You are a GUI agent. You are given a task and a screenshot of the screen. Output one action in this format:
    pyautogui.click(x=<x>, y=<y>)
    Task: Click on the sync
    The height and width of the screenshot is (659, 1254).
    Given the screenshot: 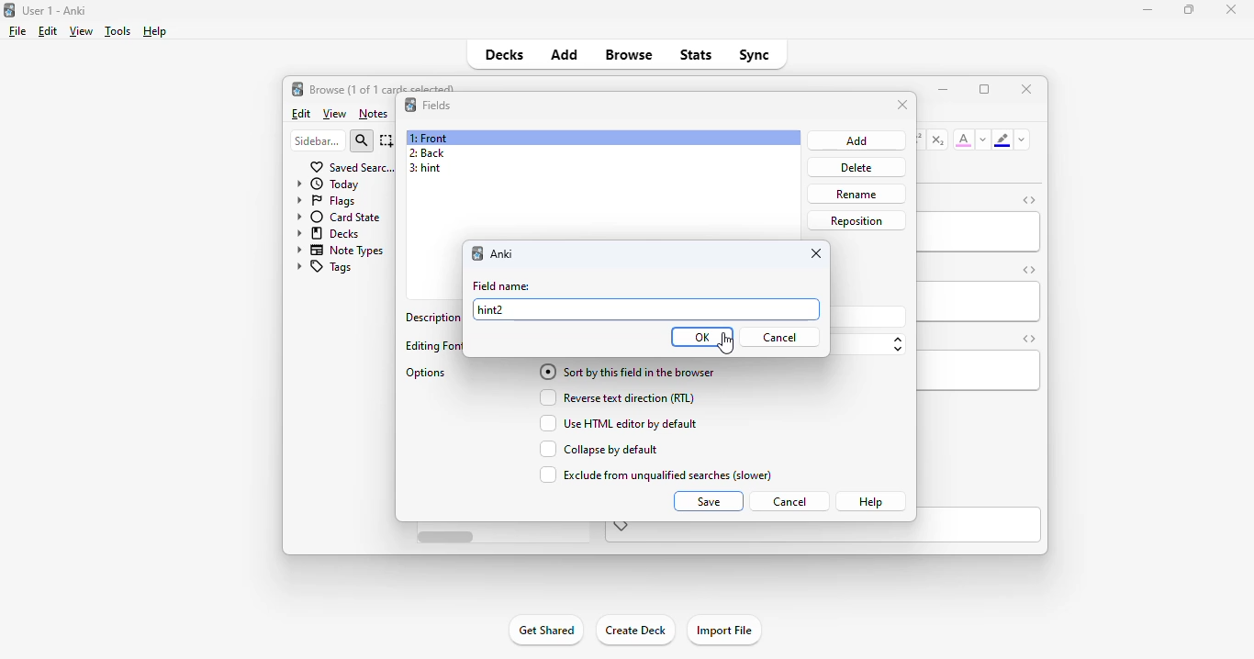 What is the action you would take?
    pyautogui.click(x=753, y=53)
    